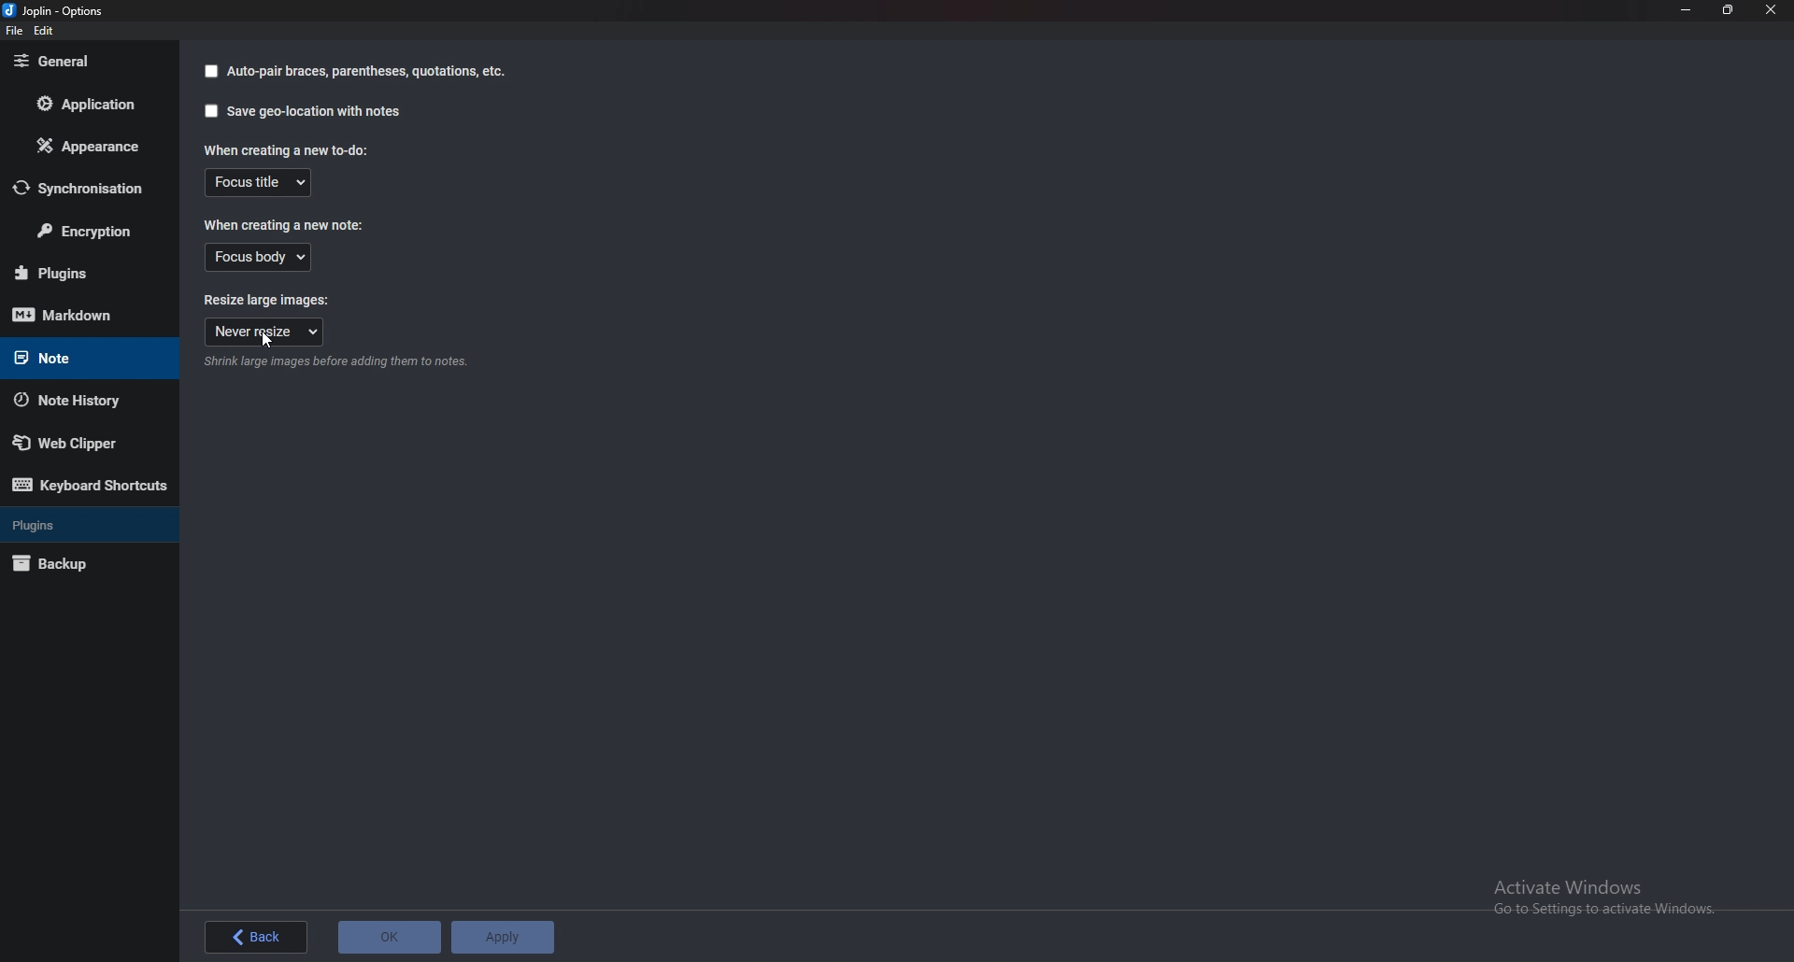 The height and width of the screenshot is (962, 1794). I want to click on Resize large images, so click(280, 299).